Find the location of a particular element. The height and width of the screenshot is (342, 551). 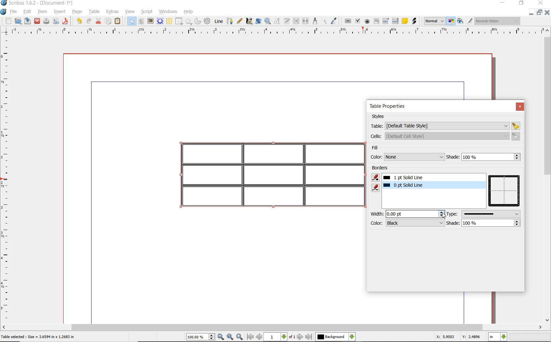

close is located at coordinates (520, 106).